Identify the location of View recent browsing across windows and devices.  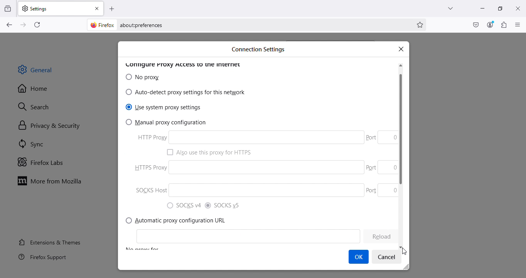
(8, 8).